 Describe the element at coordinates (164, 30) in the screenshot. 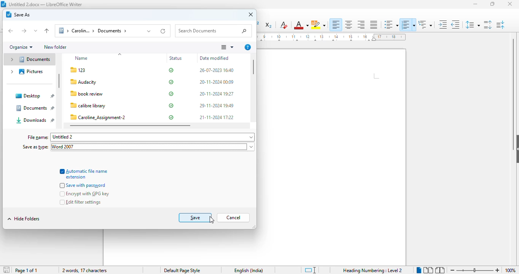

I see `refresh "documents"` at that location.